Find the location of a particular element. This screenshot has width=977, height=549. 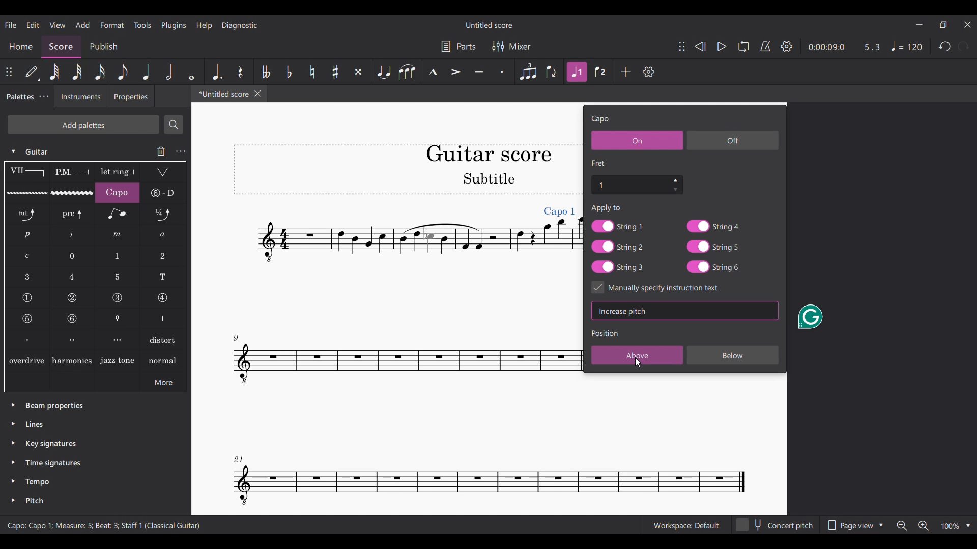

Score is located at coordinates (62, 47).